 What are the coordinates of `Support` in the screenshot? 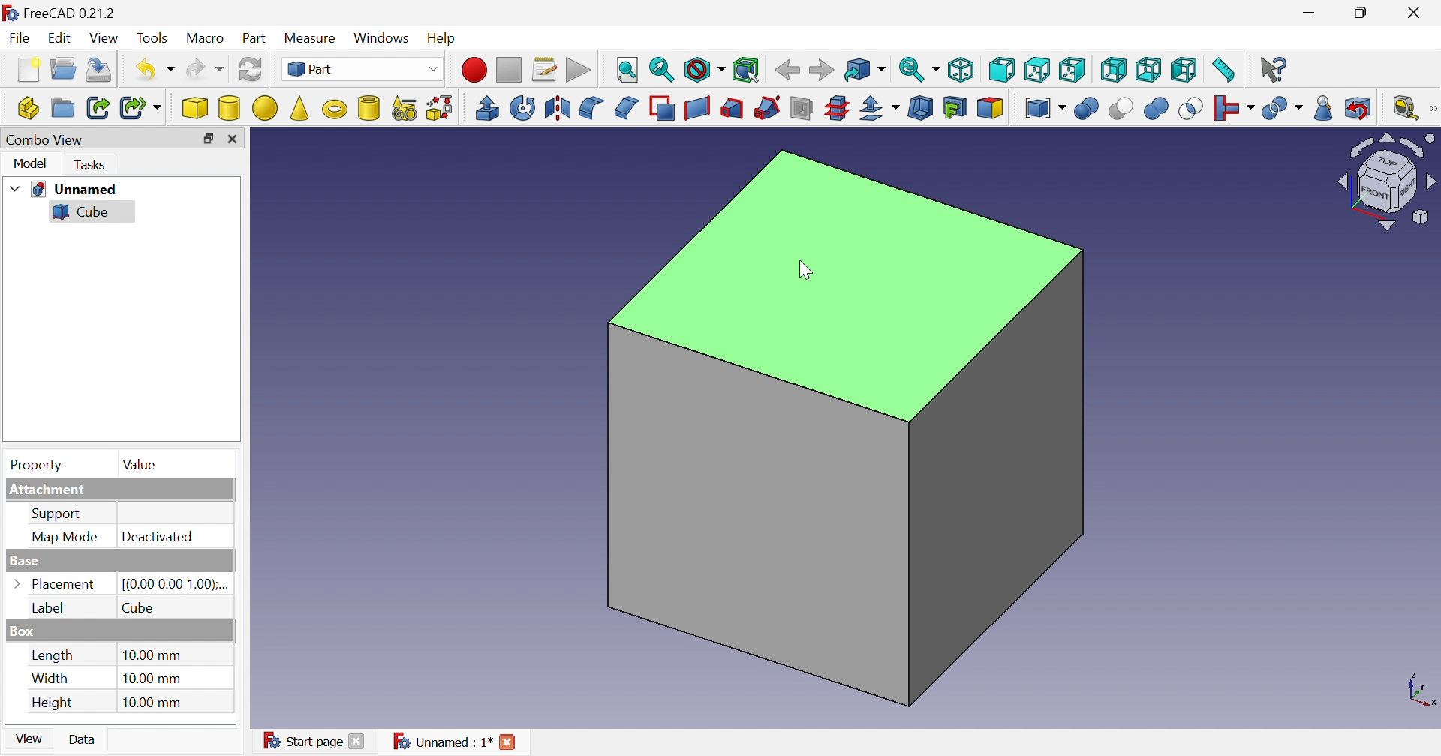 It's located at (62, 514).